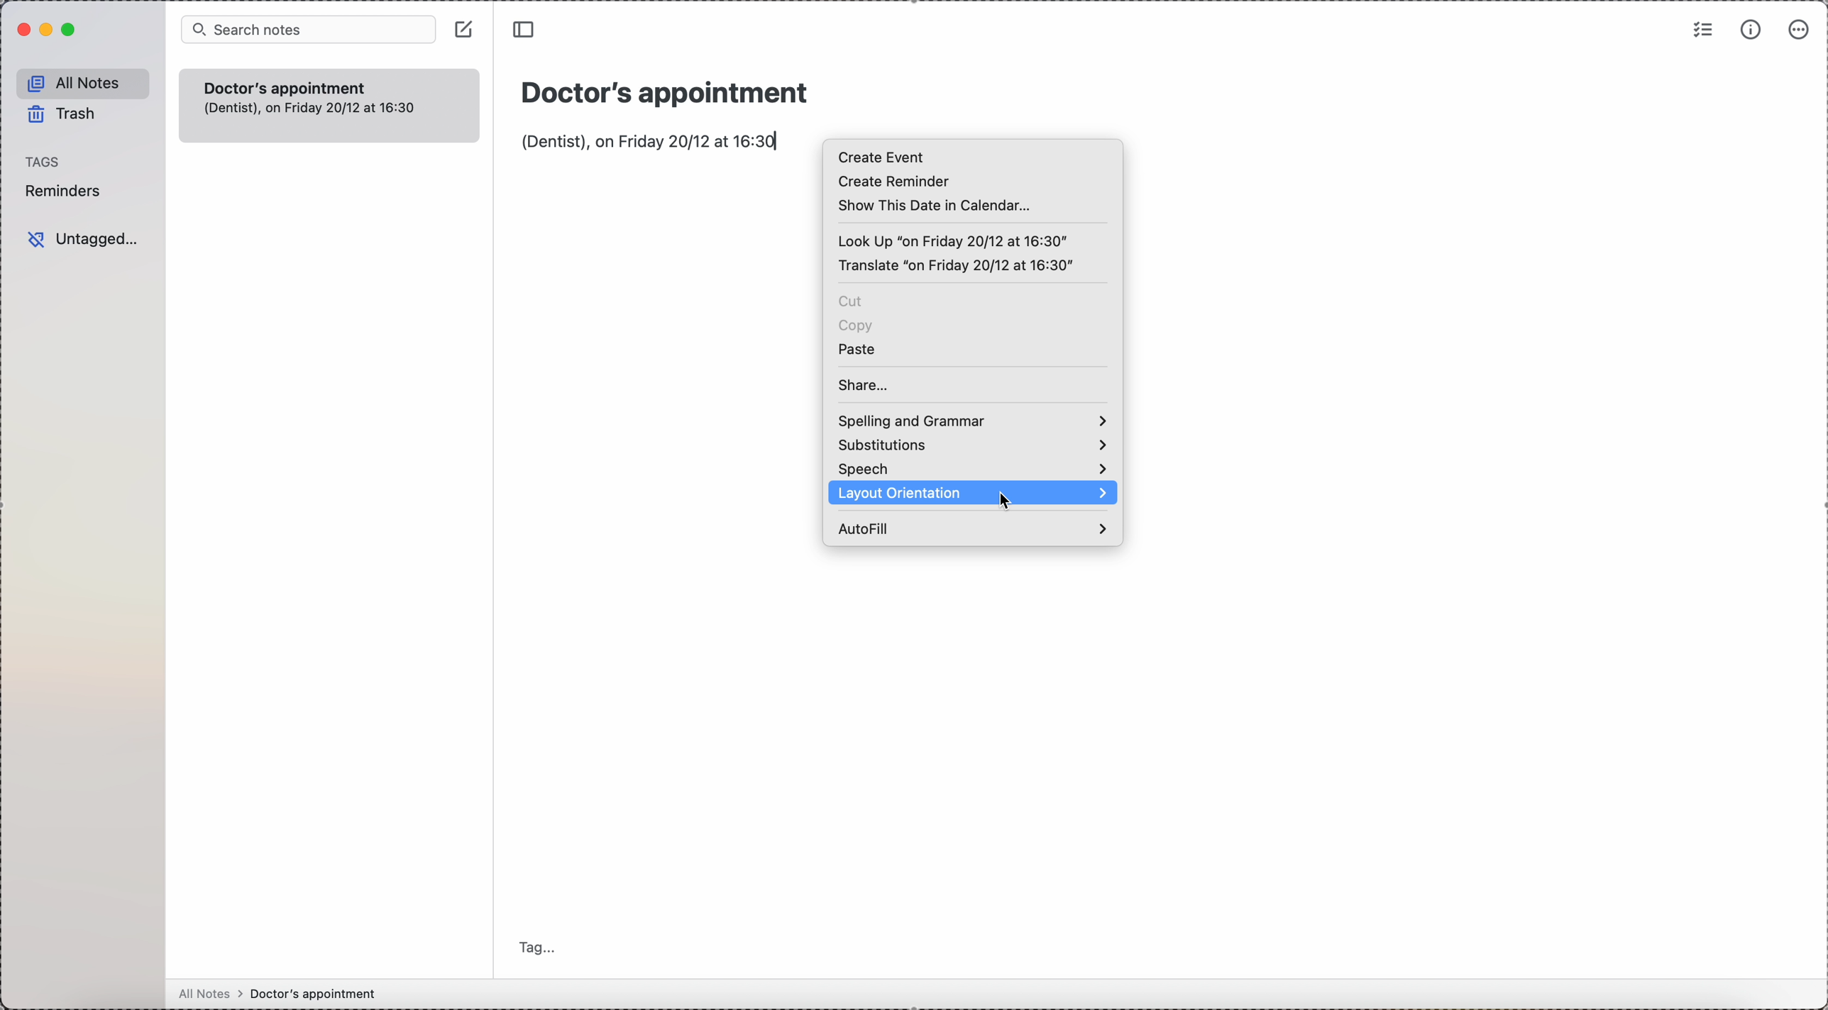 The image size is (1828, 1010). Describe the element at coordinates (955, 267) in the screenshot. I see `translate on friday 20}712 at 16:30` at that location.